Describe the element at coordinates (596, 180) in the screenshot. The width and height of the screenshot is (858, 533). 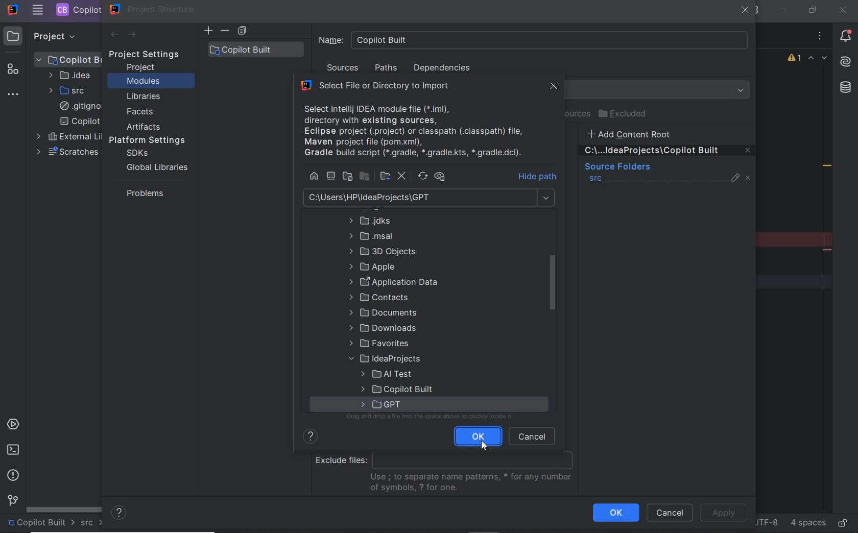
I see `src` at that location.